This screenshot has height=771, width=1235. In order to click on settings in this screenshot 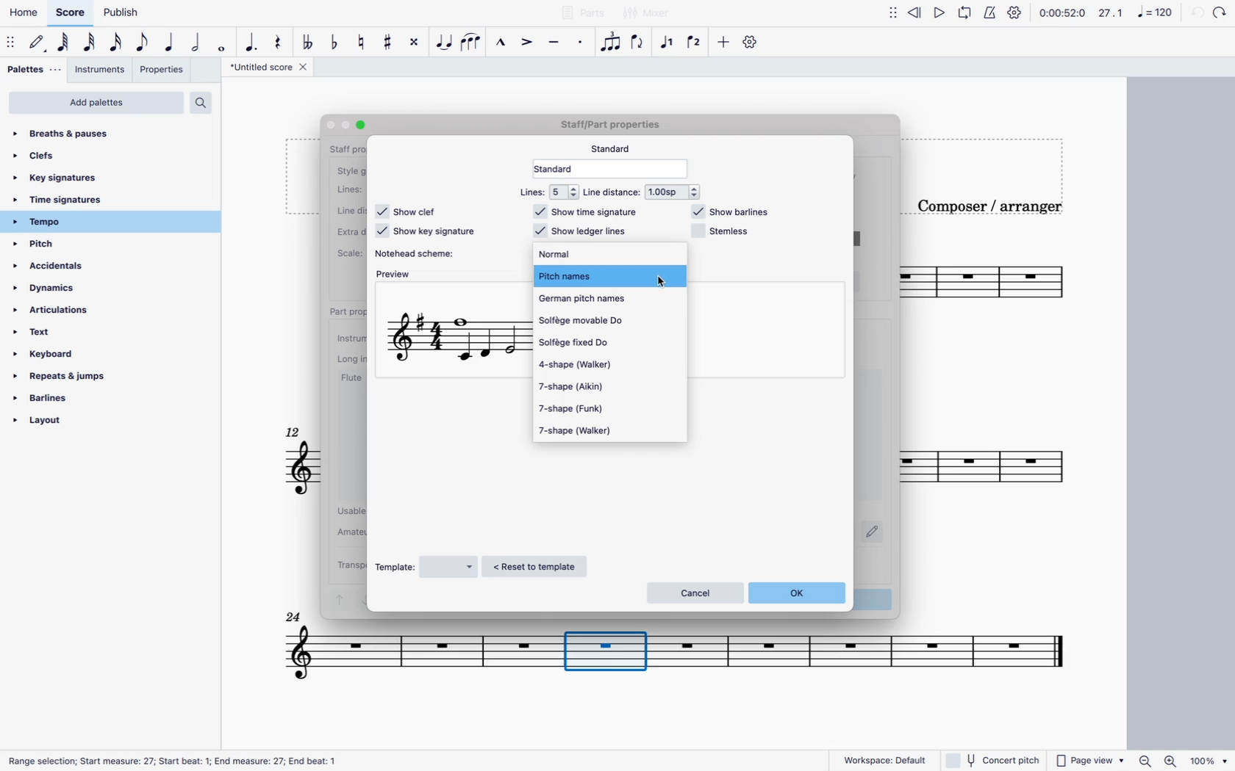, I will do `click(752, 43)`.